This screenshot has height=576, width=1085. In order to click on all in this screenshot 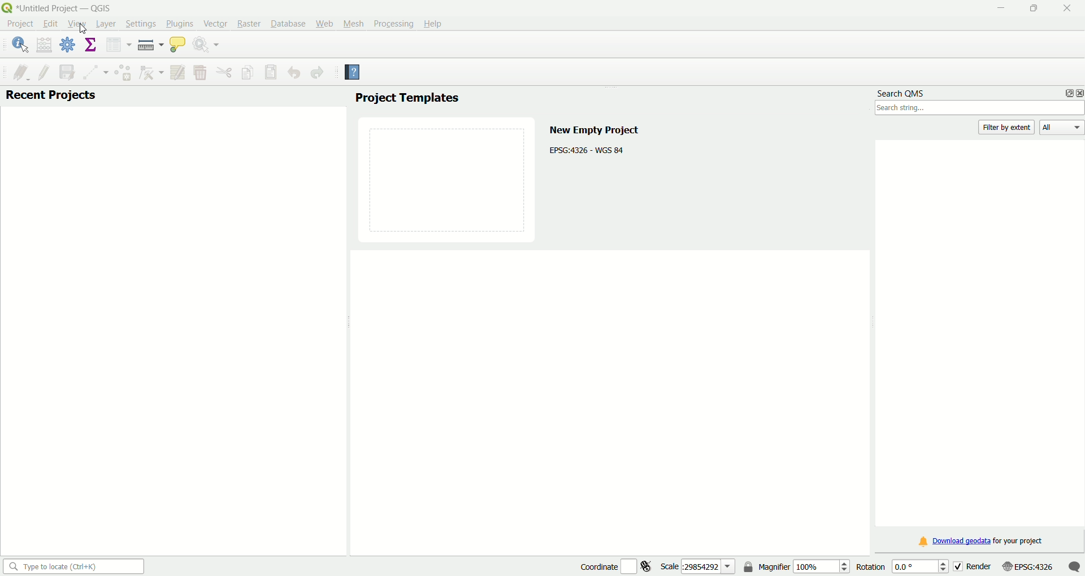, I will do `click(1062, 128)`.